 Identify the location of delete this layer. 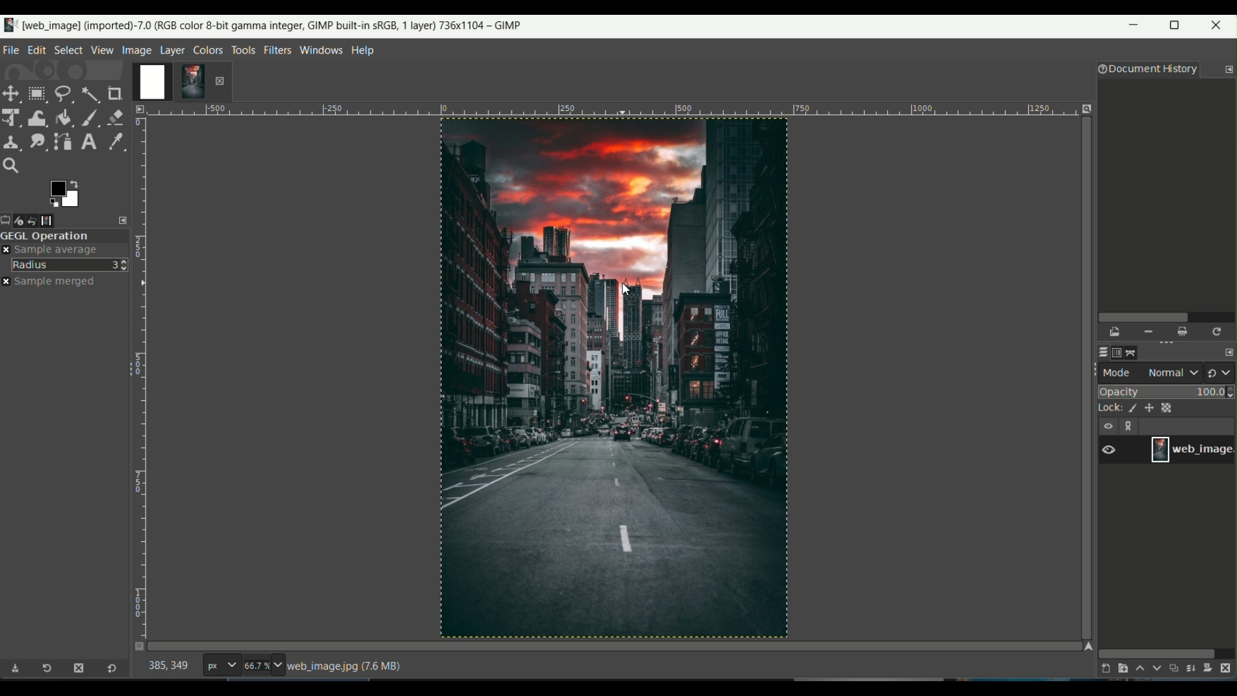
(1229, 668).